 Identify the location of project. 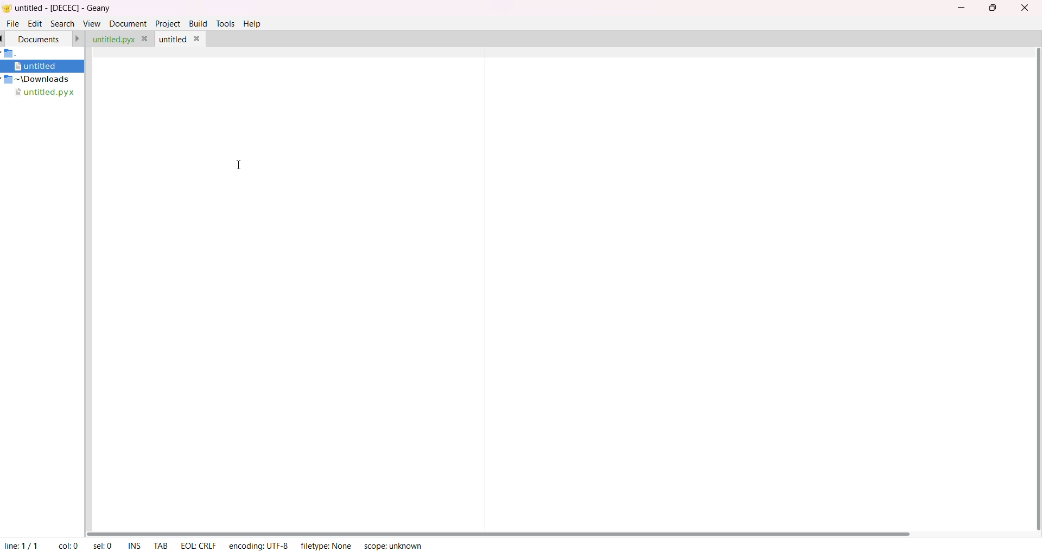
(167, 23).